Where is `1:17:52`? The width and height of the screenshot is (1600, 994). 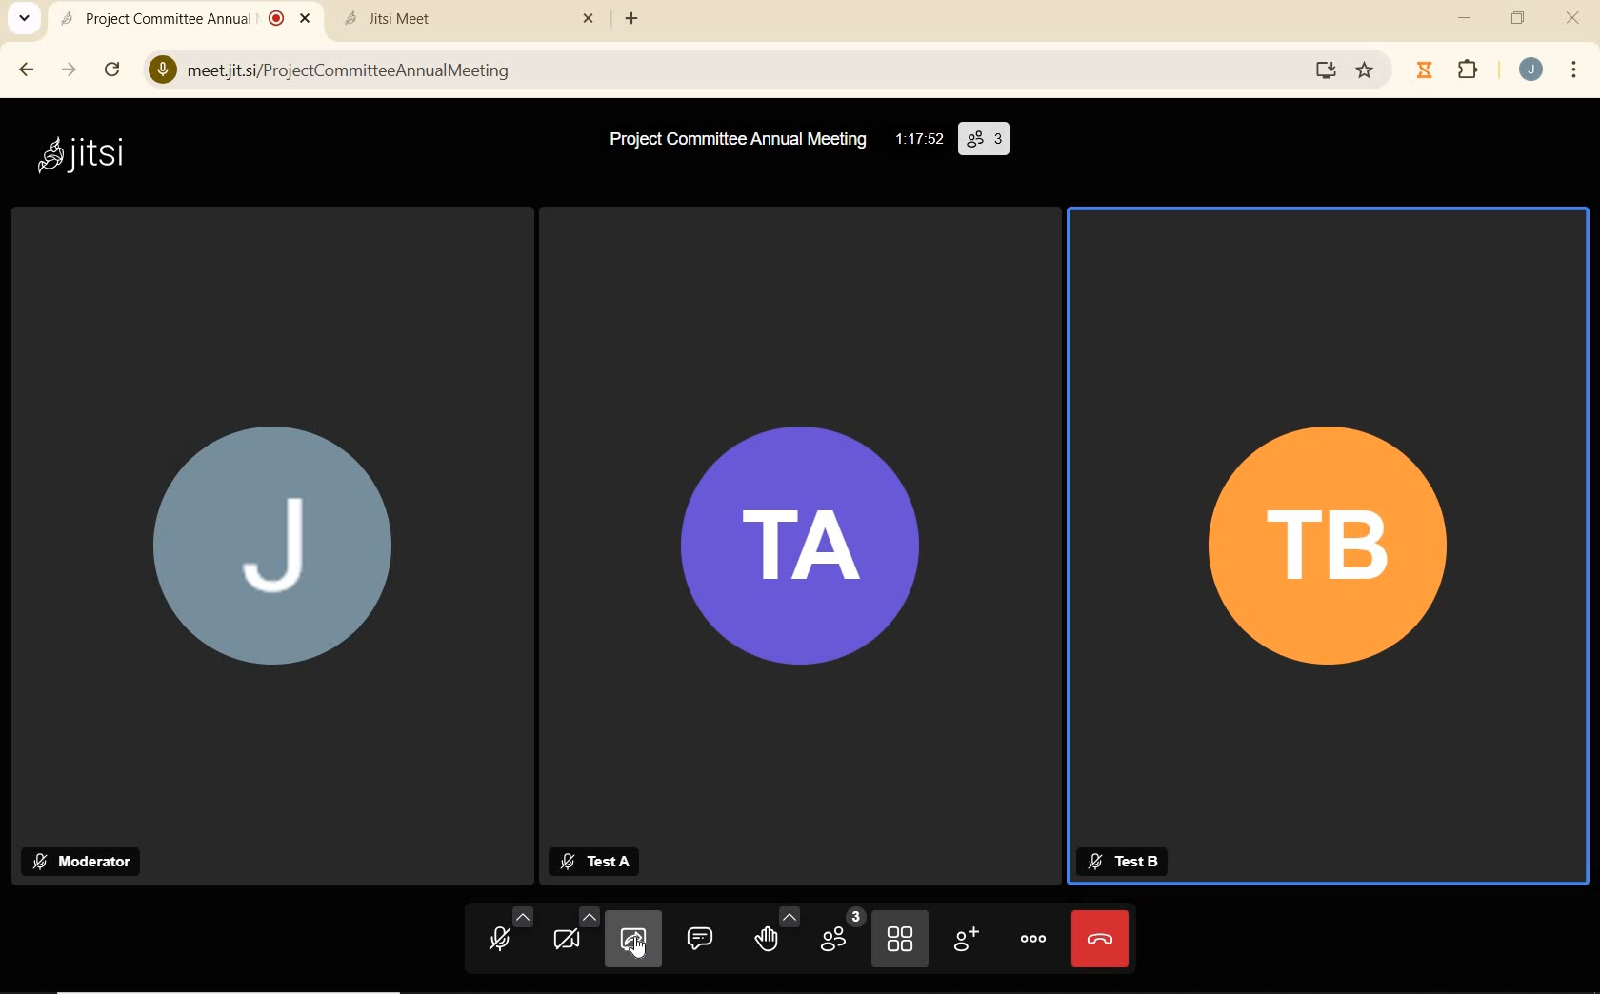 1:17:52 is located at coordinates (921, 138).